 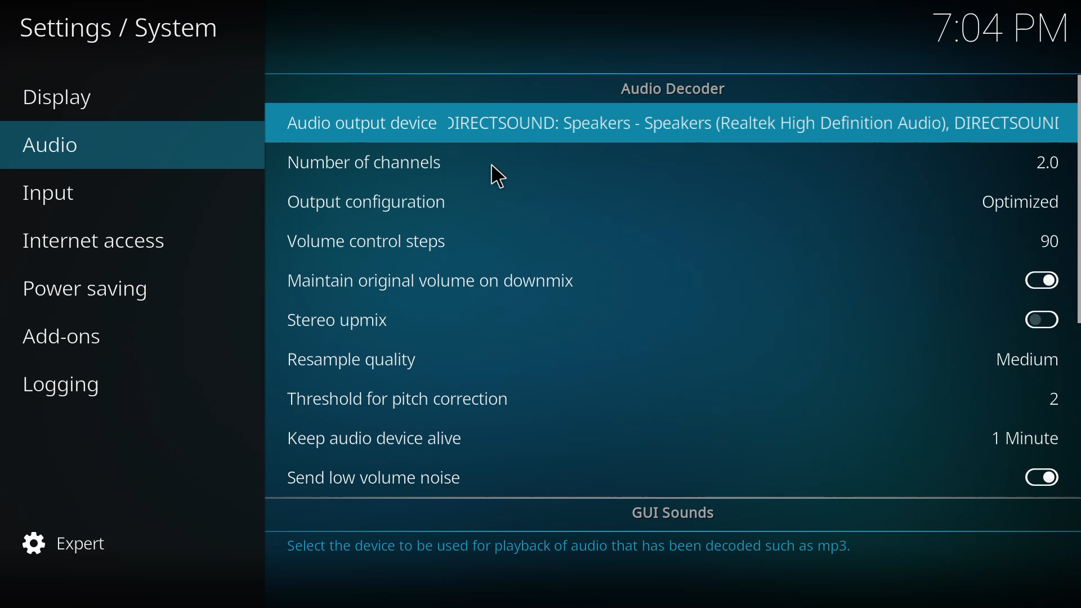 What do you see at coordinates (571, 549) in the screenshot?
I see `info` at bounding box center [571, 549].